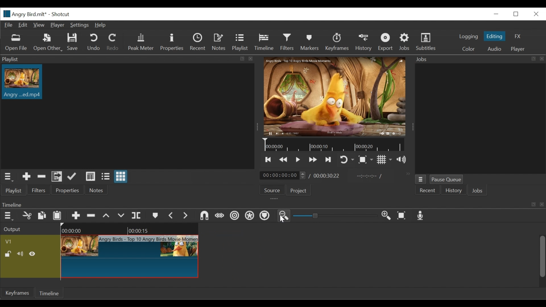  Describe the element at coordinates (347, 160) in the screenshot. I see `Toggle player on looping` at that location.